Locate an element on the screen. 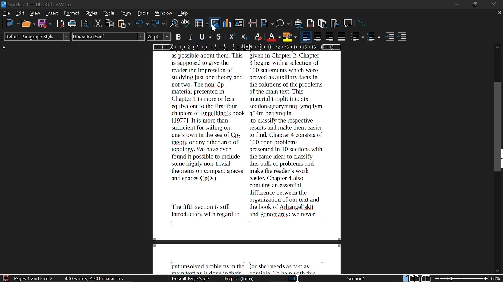 This screenshot has height=282, width=503. insert table is located at coordinates (200, 23).